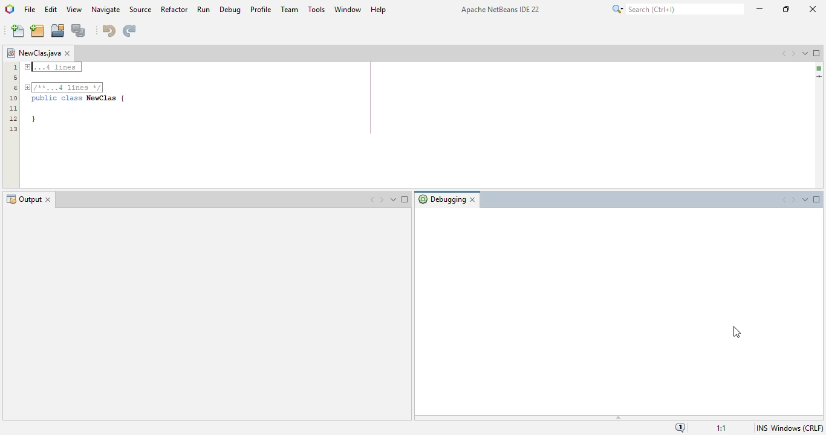  I want to click on new file, so click(18, 31).